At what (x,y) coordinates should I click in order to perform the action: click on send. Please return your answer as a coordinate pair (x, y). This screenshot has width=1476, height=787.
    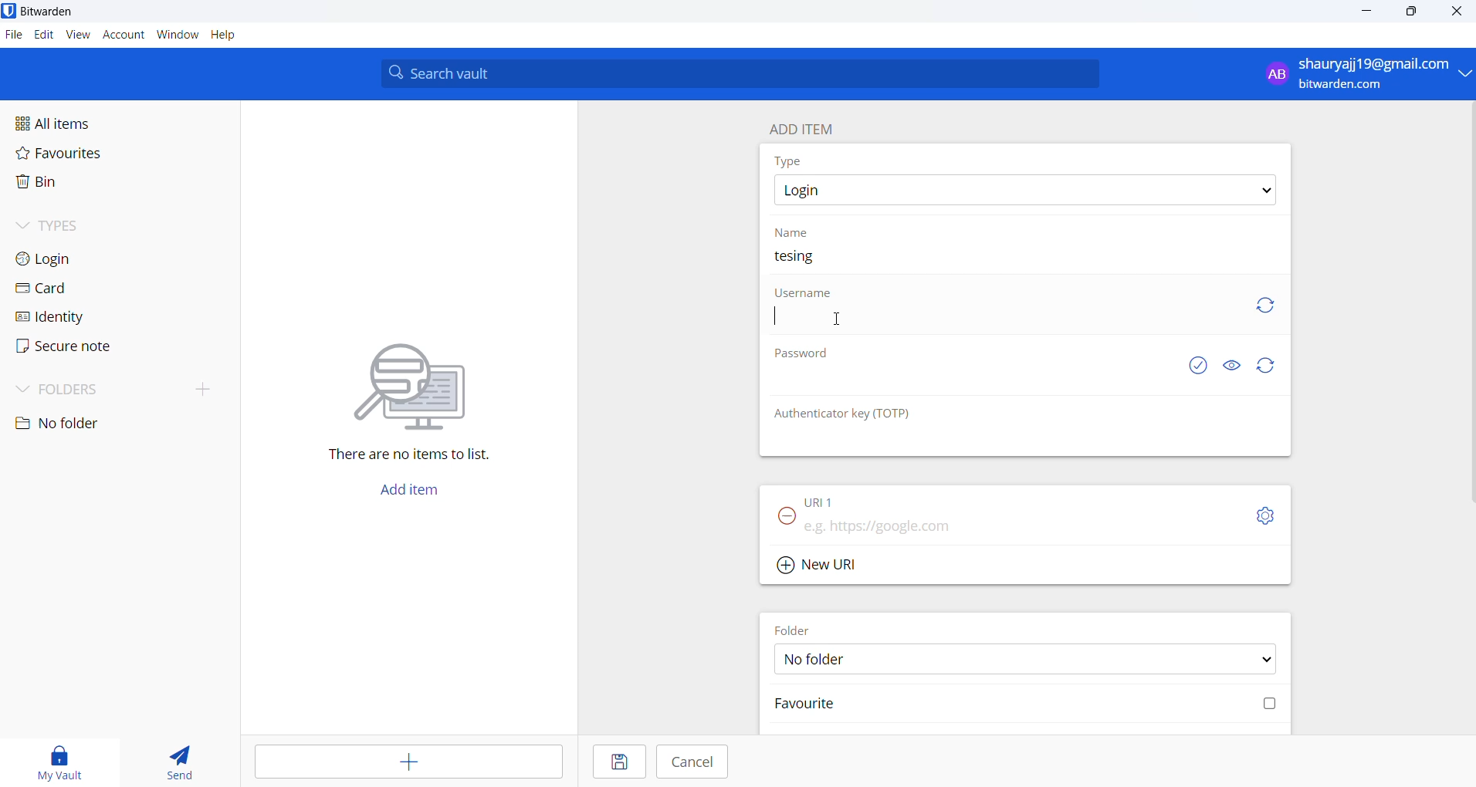
    Looking at the image, I should click on (172, 758).